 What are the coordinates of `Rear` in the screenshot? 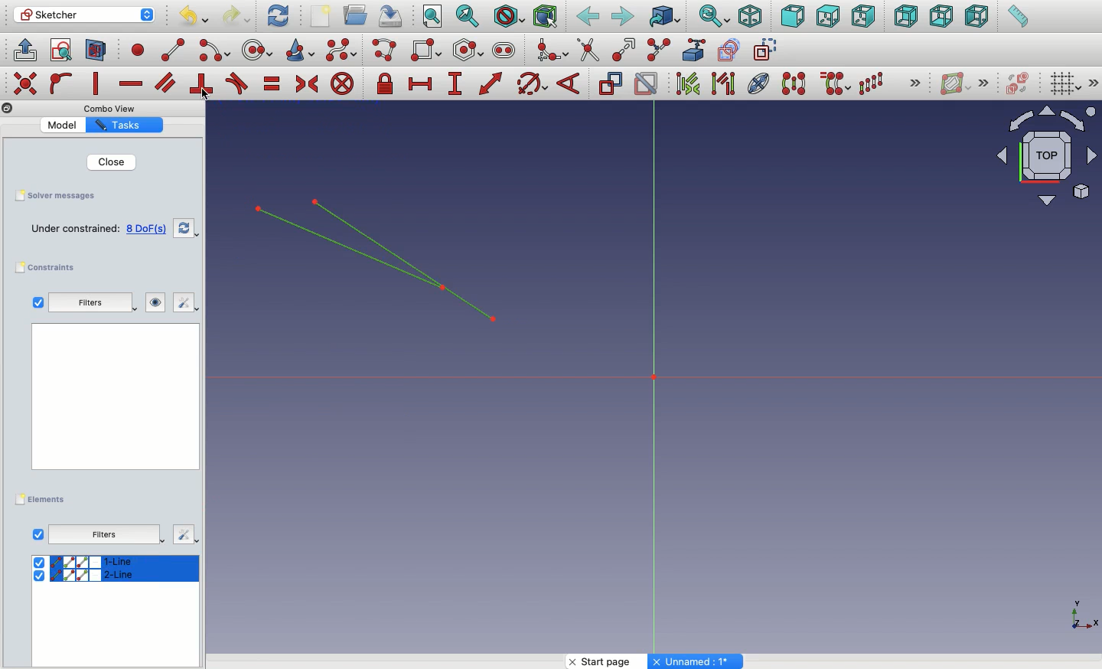 It's located at (905, 17).